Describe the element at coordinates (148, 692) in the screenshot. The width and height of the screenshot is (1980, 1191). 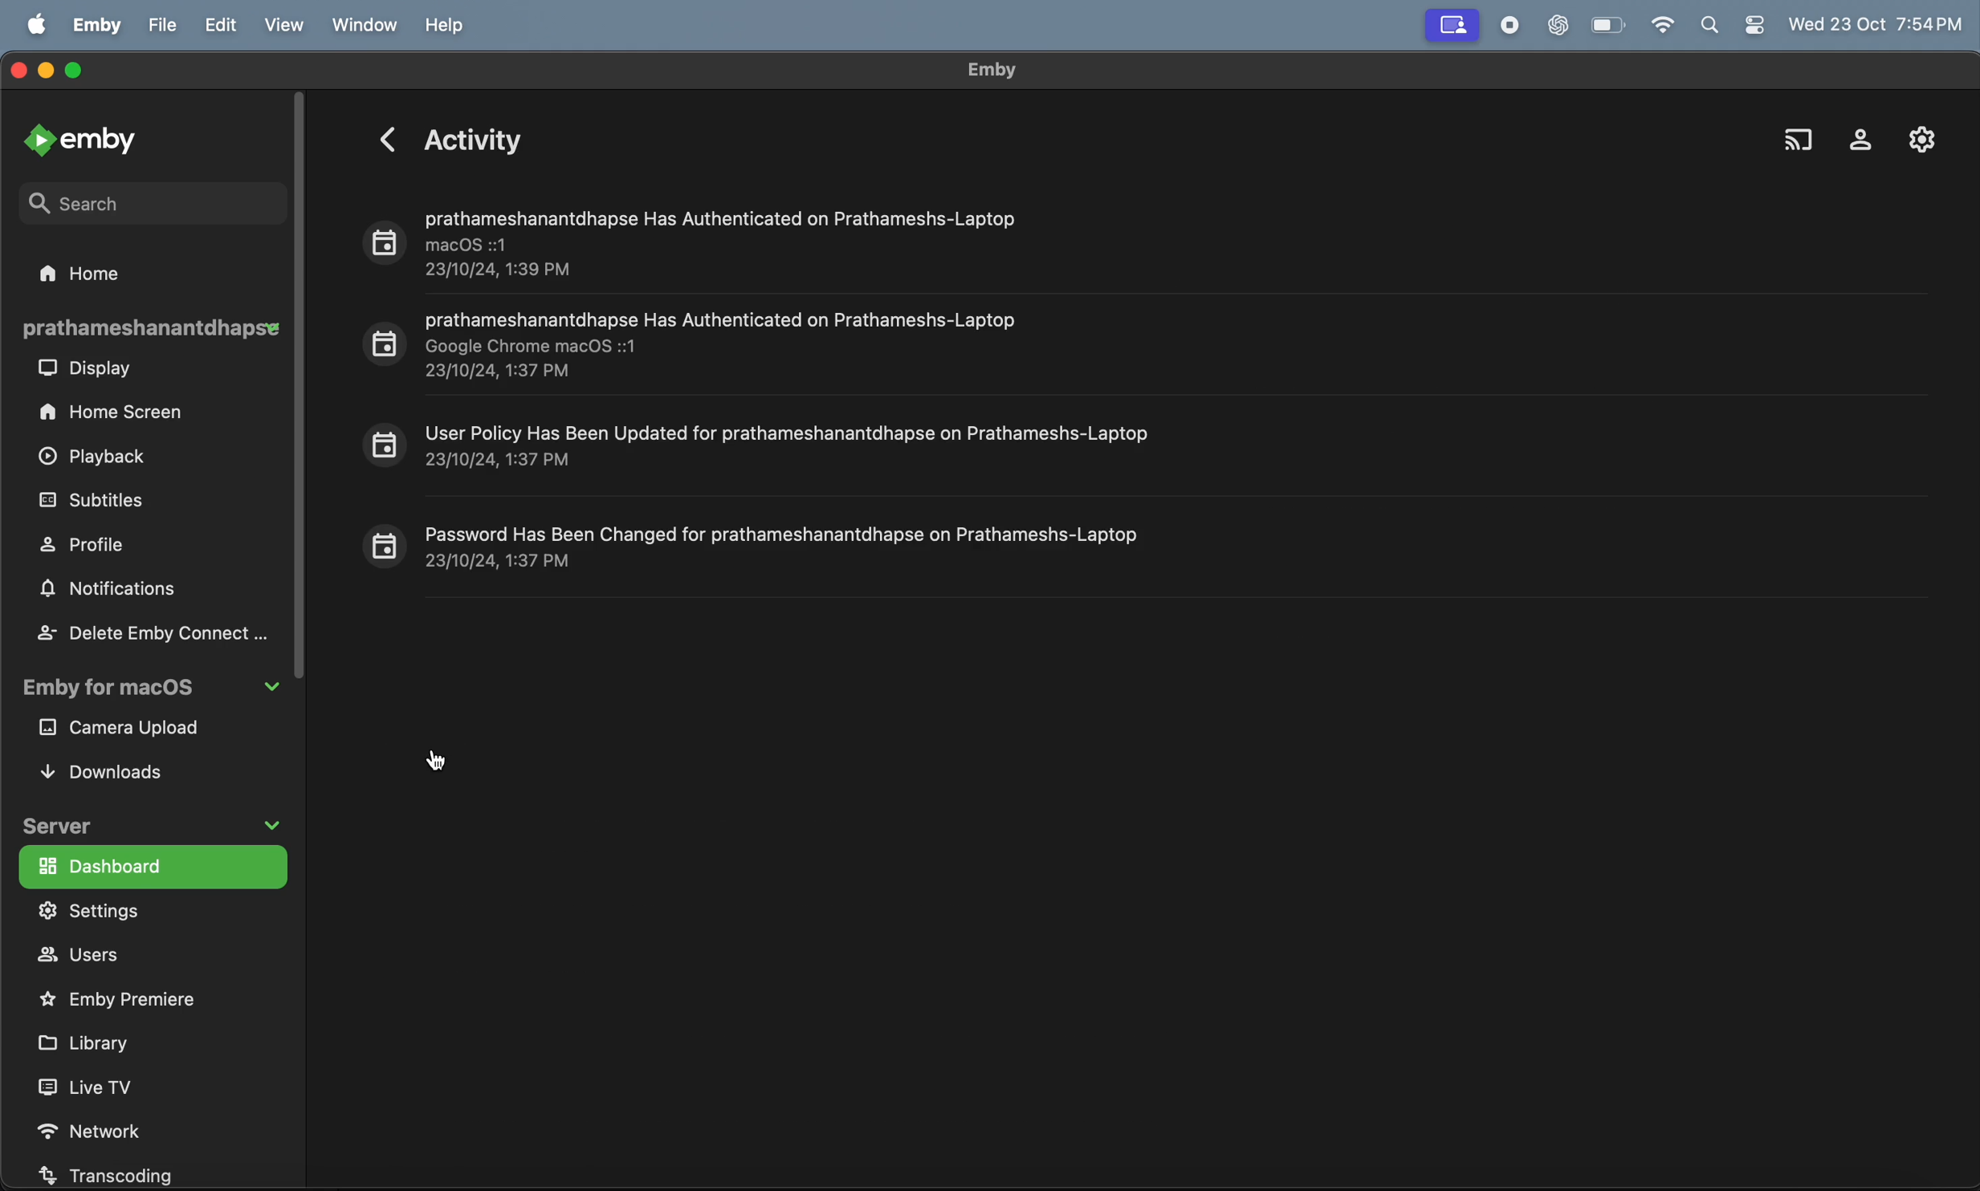
I see `emby for mac os` at that location.